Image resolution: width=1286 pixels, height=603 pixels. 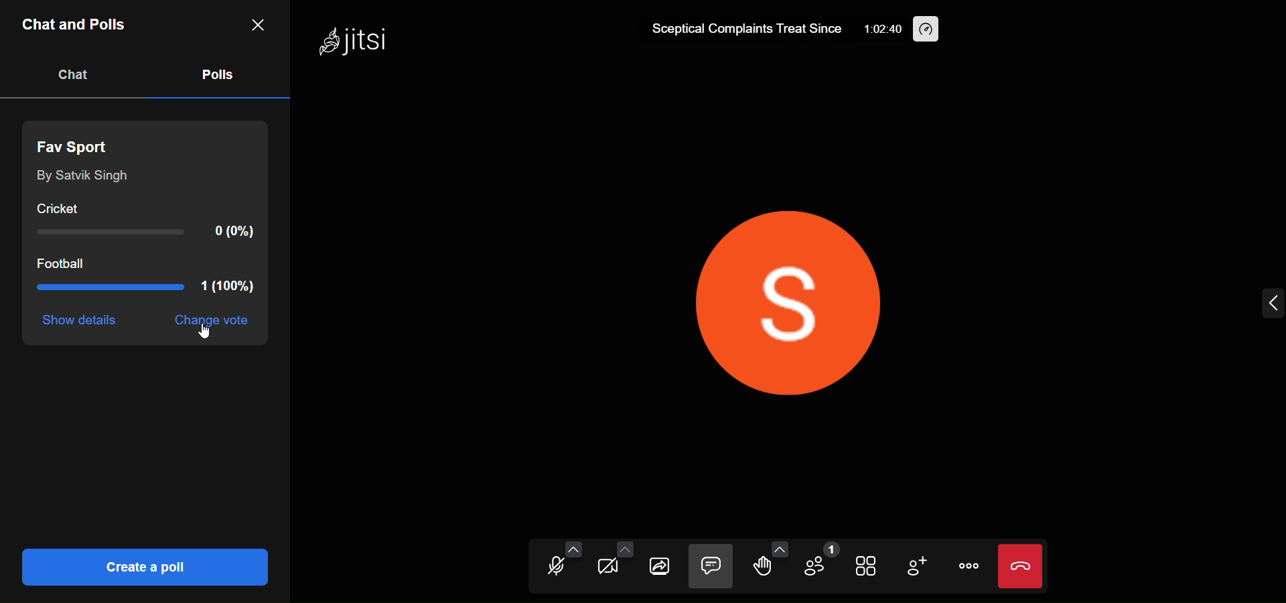 I want to click on chats, so click(x=74, y=74).